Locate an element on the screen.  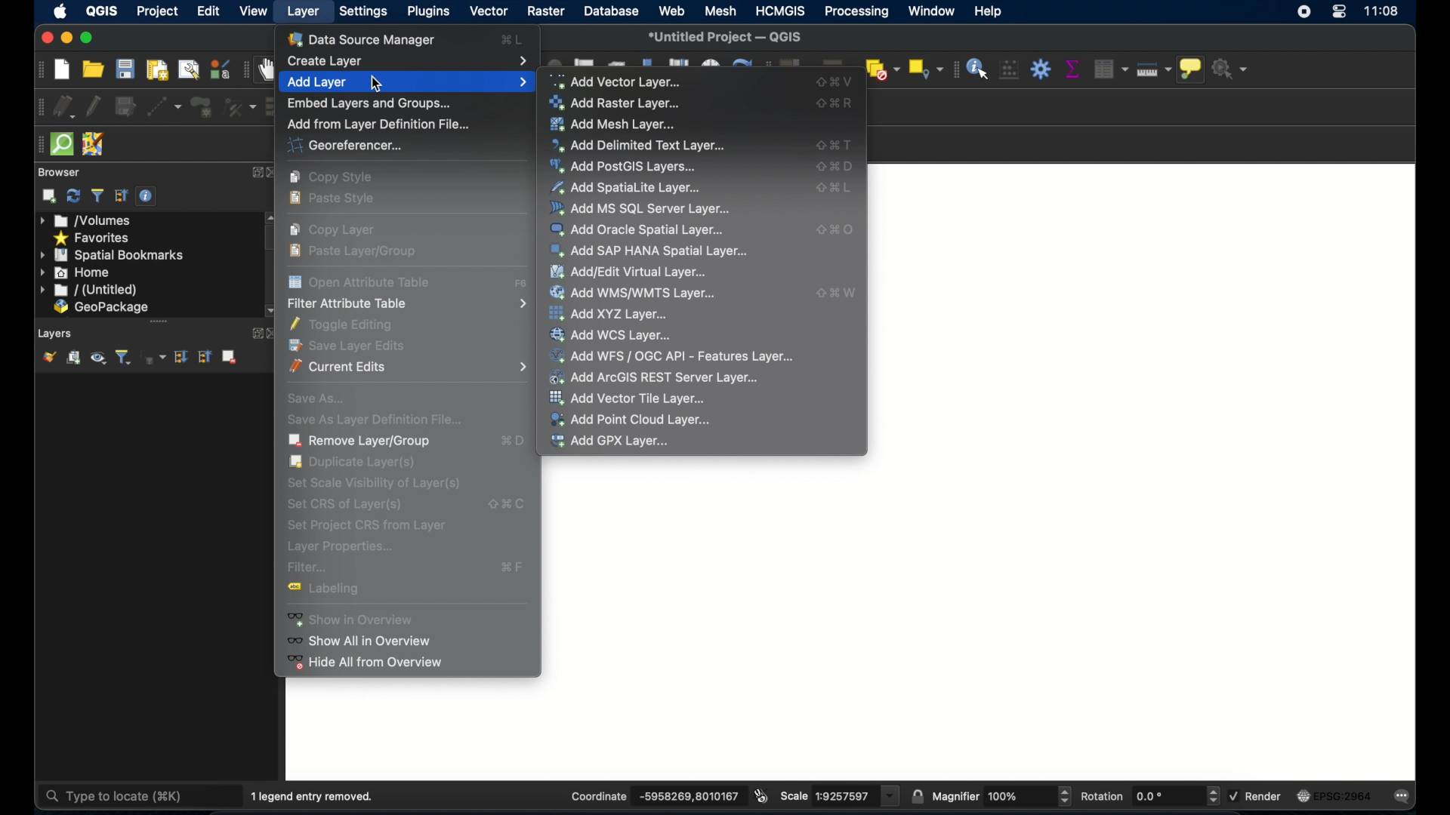
project is located at coordinates (158, 11).